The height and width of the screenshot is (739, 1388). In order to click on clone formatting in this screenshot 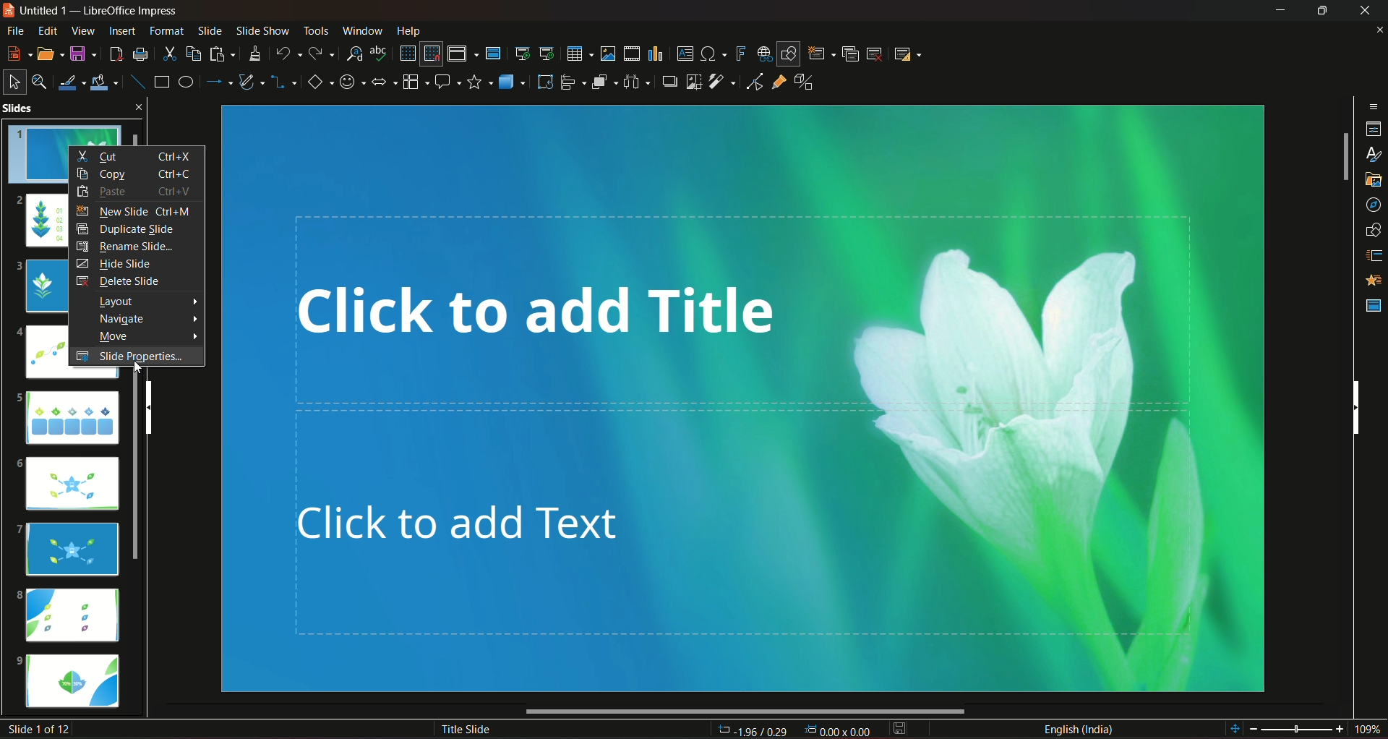, I will do `click(257, 54)`.